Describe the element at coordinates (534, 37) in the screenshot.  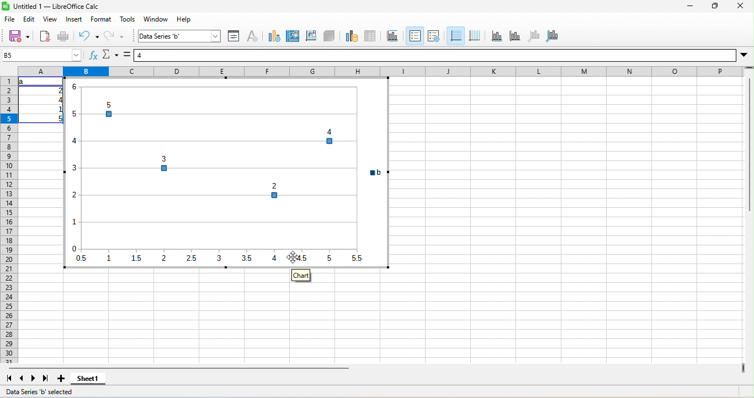
I see `z axis` at that location.